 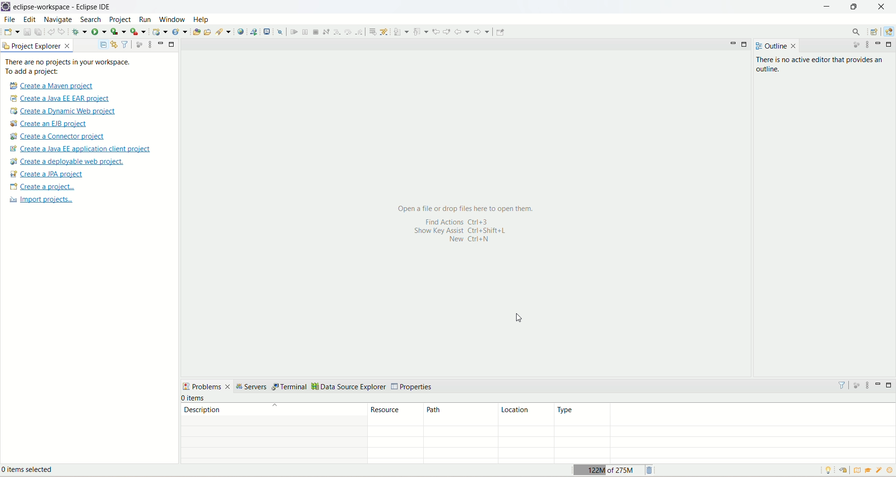 I want to click on type, so click(x=724, y=414).